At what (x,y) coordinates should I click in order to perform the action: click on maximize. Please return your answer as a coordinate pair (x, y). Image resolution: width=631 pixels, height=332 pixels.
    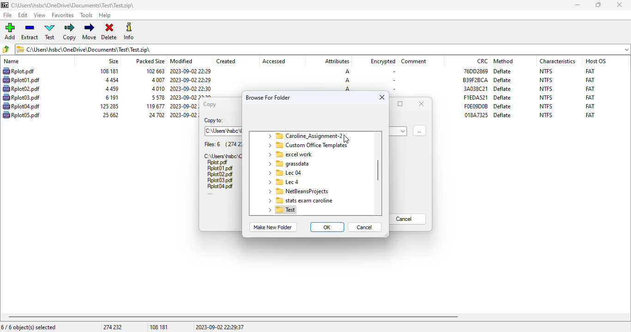
    Looking at the image, I should click on (598, 5).